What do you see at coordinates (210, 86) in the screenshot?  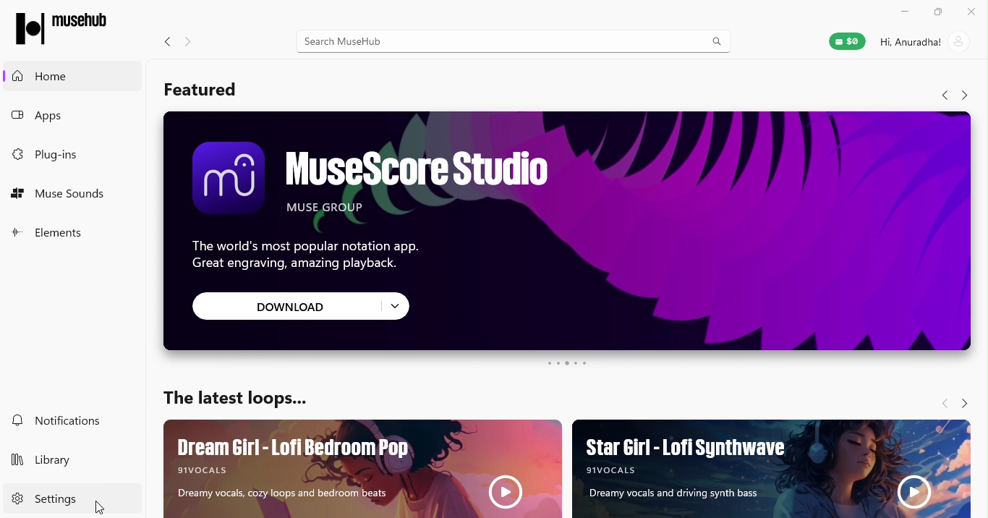 I see `Featured` at bounding box center [210, 86].